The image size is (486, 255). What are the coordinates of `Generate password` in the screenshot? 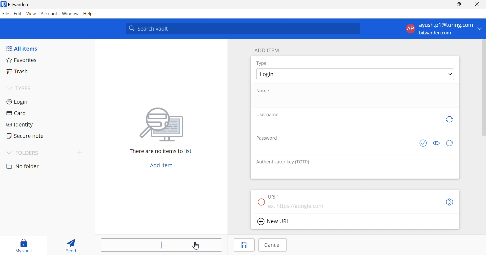 It's located at (424, 143).